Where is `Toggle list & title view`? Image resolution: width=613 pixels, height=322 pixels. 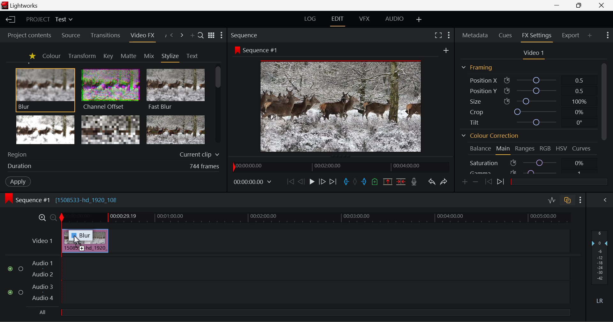
Toggle list & title view is located at coordinates (211, 36).